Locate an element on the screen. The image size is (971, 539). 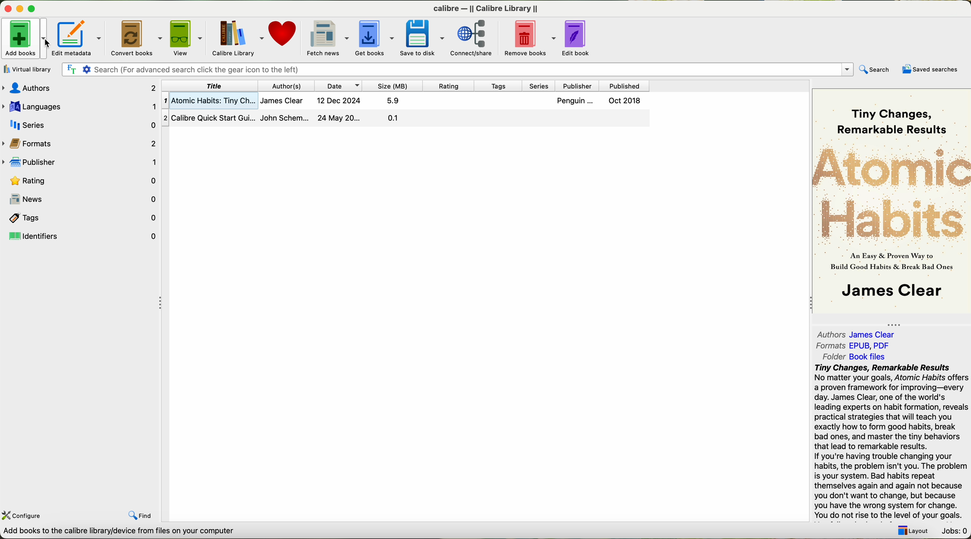
calibre library is located at coordinates (236, 37).